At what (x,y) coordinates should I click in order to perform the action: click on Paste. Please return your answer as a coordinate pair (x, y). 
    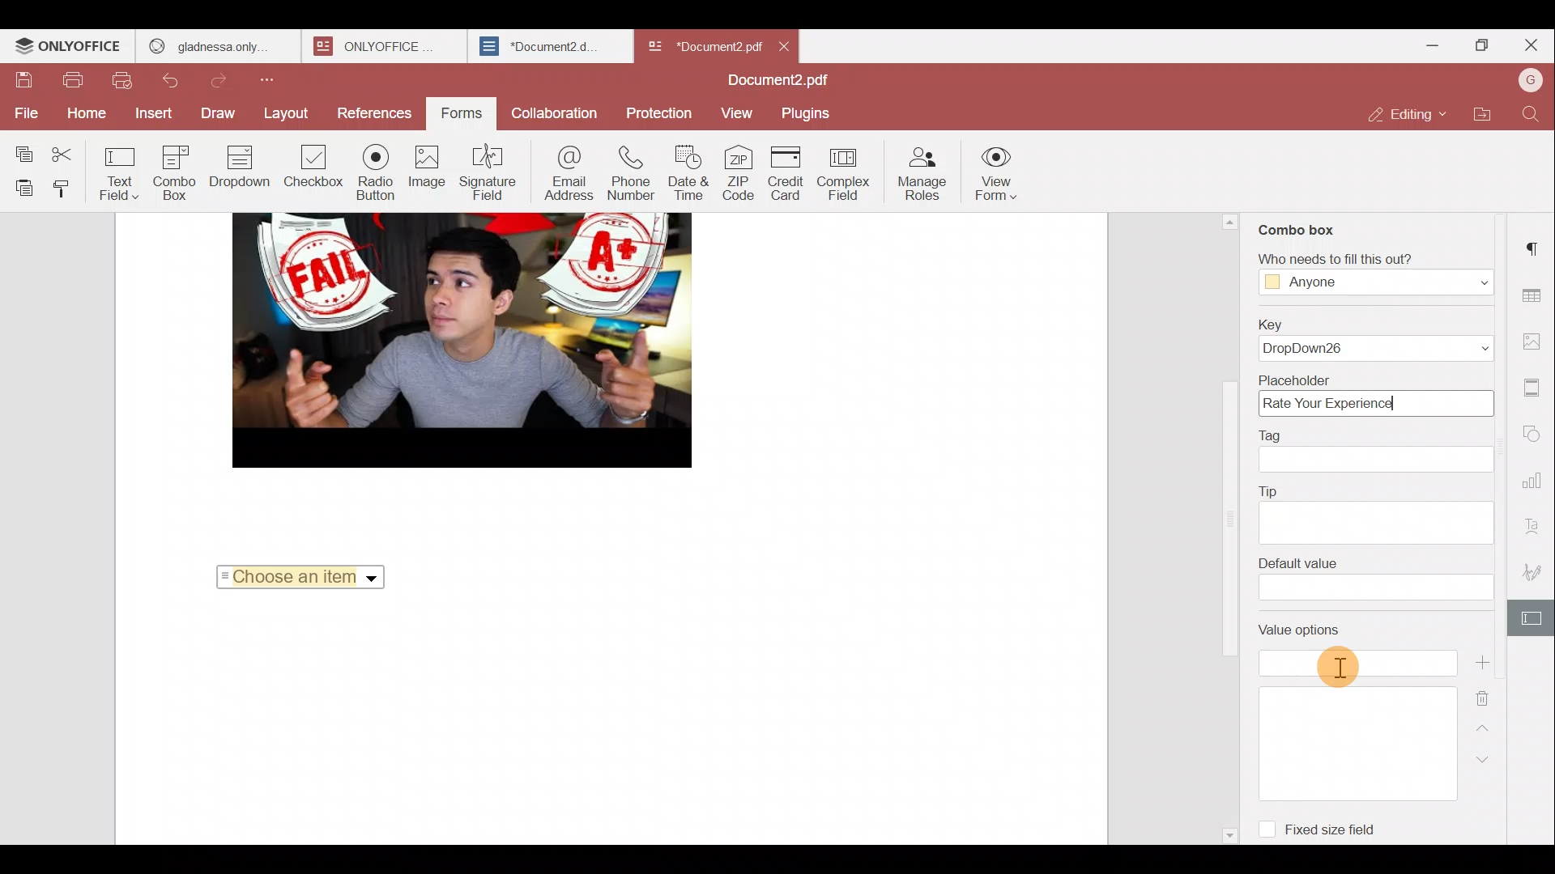
    Looking at the image, I should click on (21, 188).